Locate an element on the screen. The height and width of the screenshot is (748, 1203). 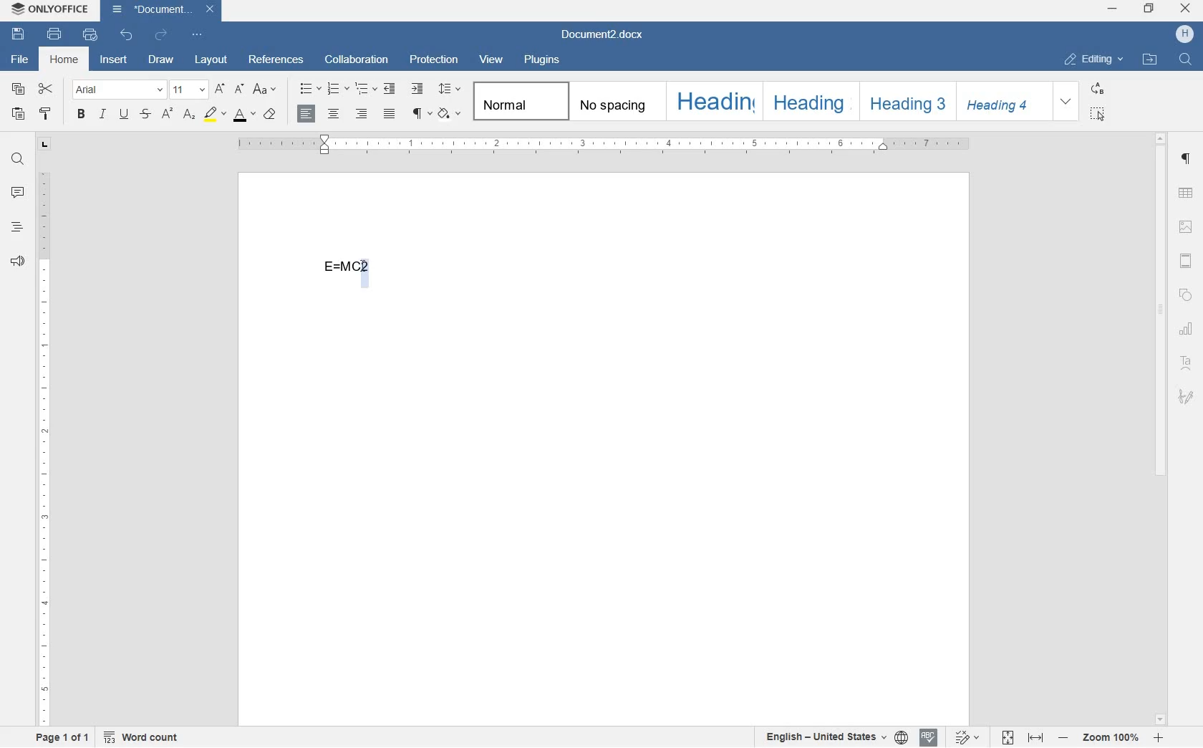
page 1 of 1 is located at coordinates (65, 739).